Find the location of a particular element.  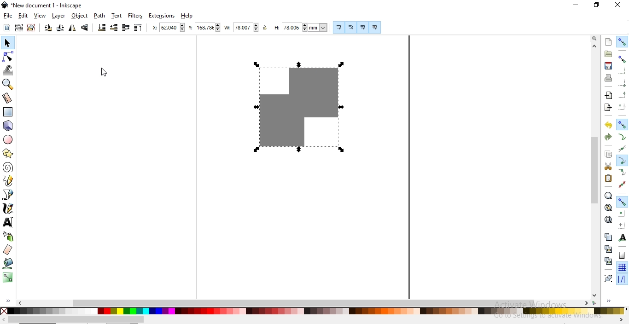

select and transform objects is located at coordinates (7, 44).